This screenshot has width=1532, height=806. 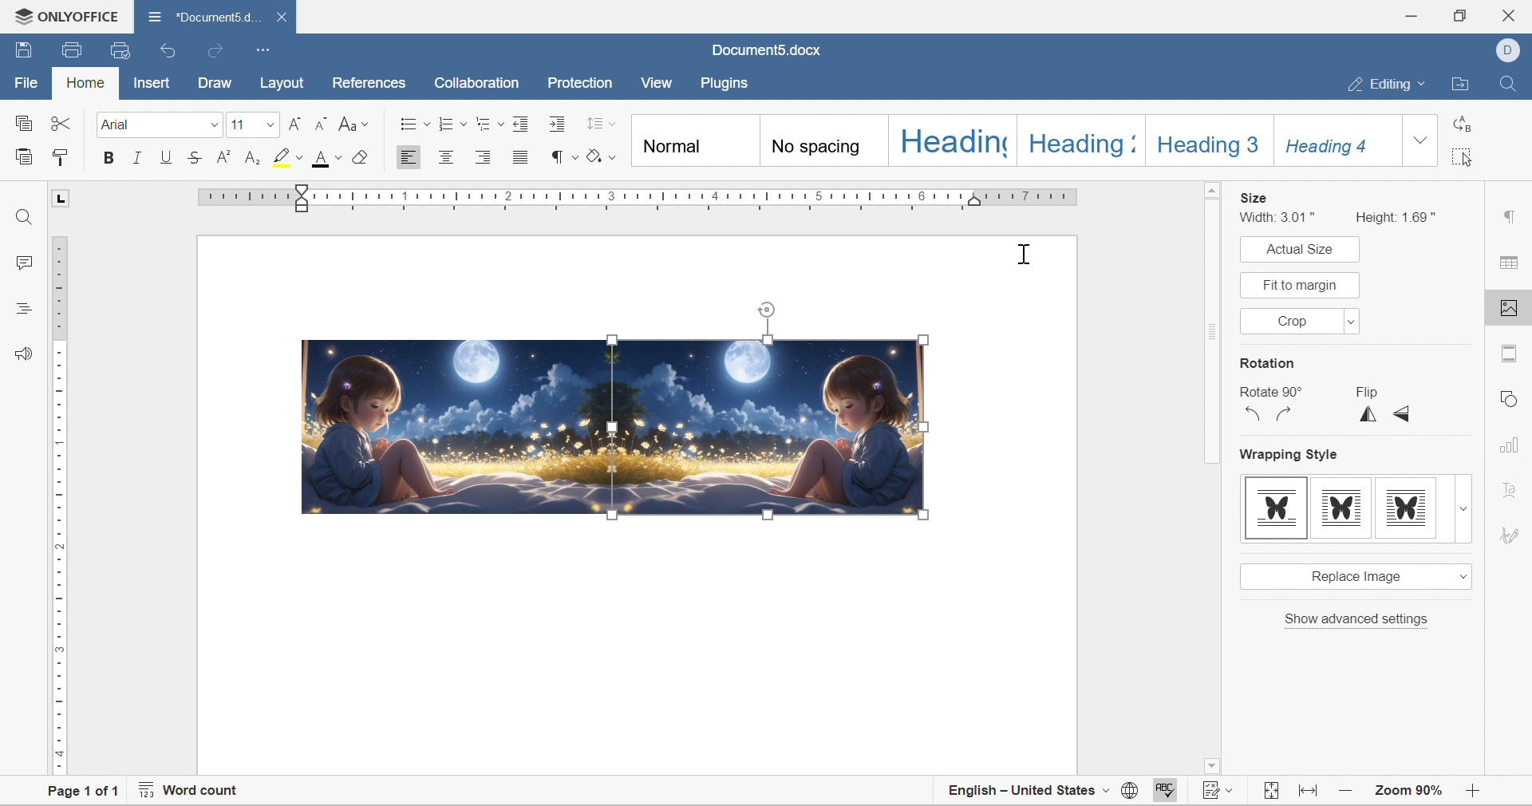 I want to click on Height: 1.69, so click(x=1398, y=216).